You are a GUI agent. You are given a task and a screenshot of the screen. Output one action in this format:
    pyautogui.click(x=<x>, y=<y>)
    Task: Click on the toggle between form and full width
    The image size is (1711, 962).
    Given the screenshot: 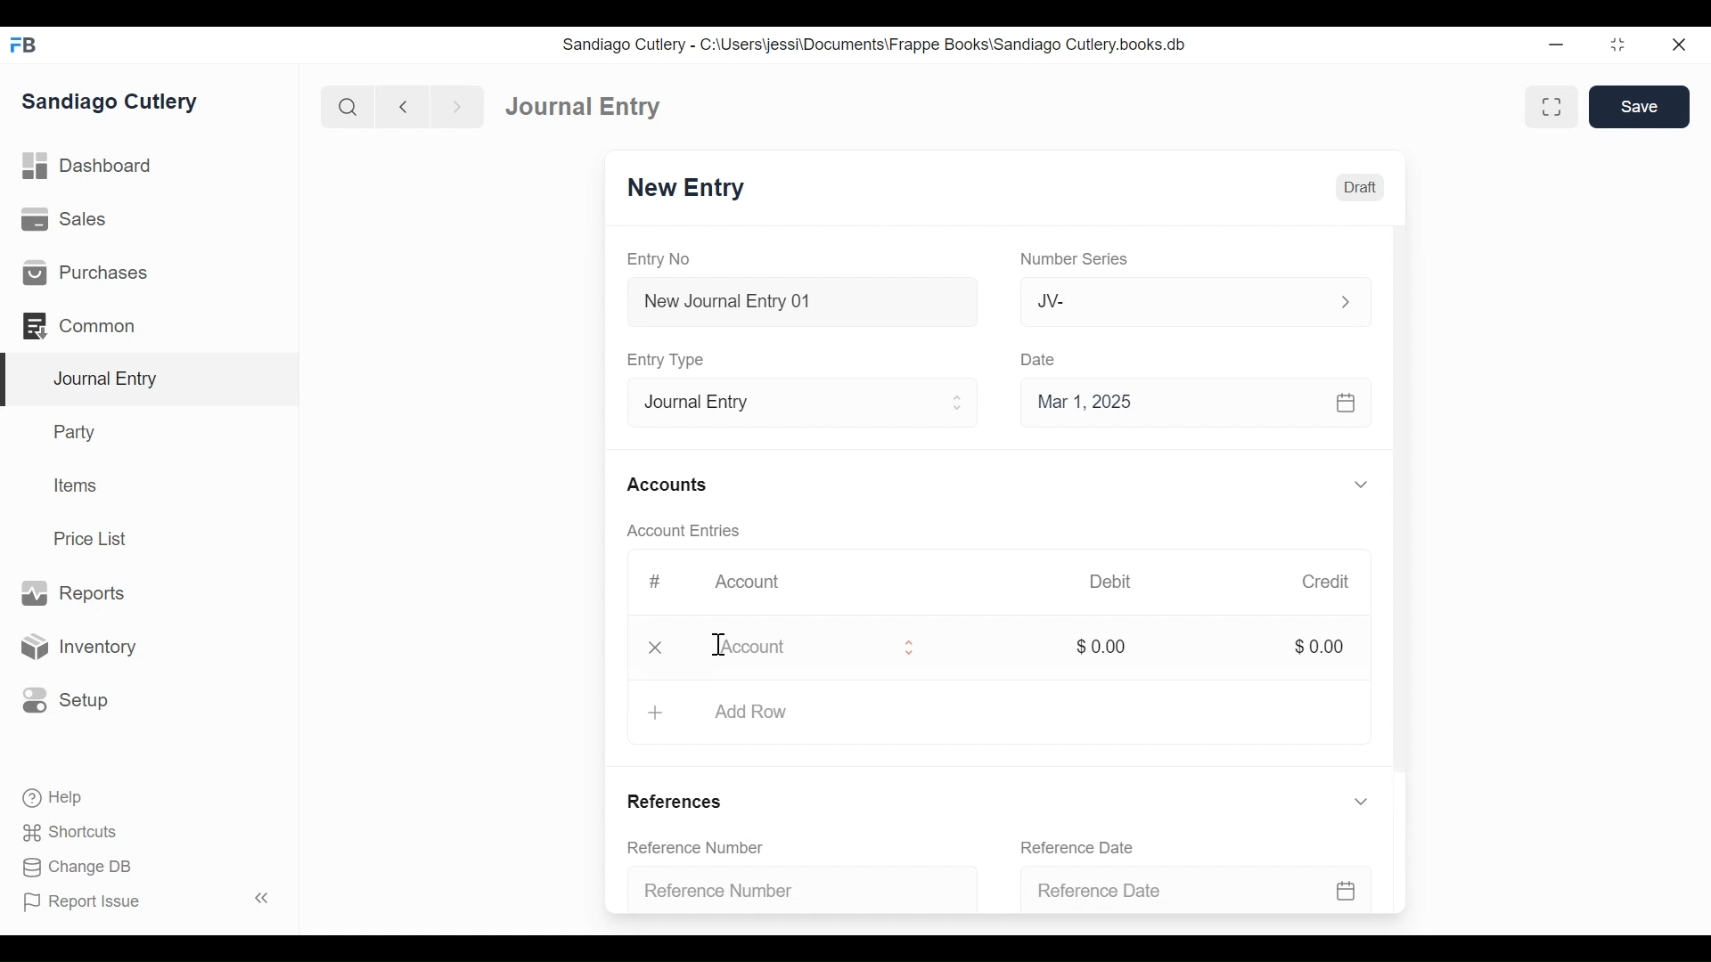 What is the action you would take?
    pyautogui.click(x=1555, y=108)
    